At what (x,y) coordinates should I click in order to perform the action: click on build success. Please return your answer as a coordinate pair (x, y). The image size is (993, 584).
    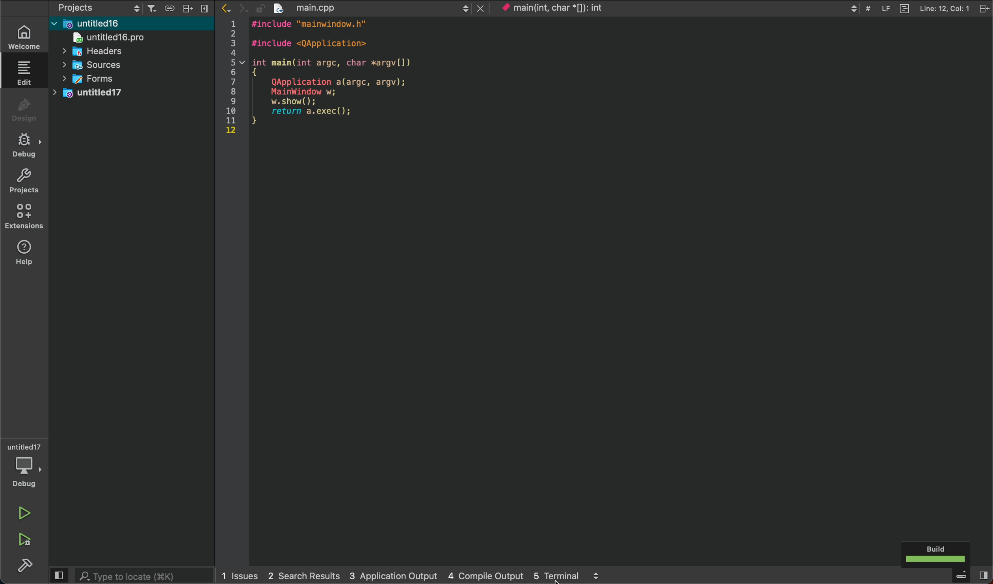
    Looking at the image, I should click on (934, 553).